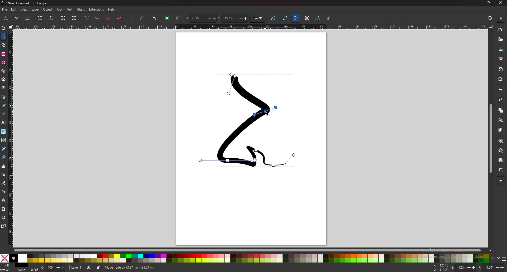 The width and height of the screenshot is (507, 272). Describe the element at coordinates (112, 9) in the screenshot. I see `help` at that location.